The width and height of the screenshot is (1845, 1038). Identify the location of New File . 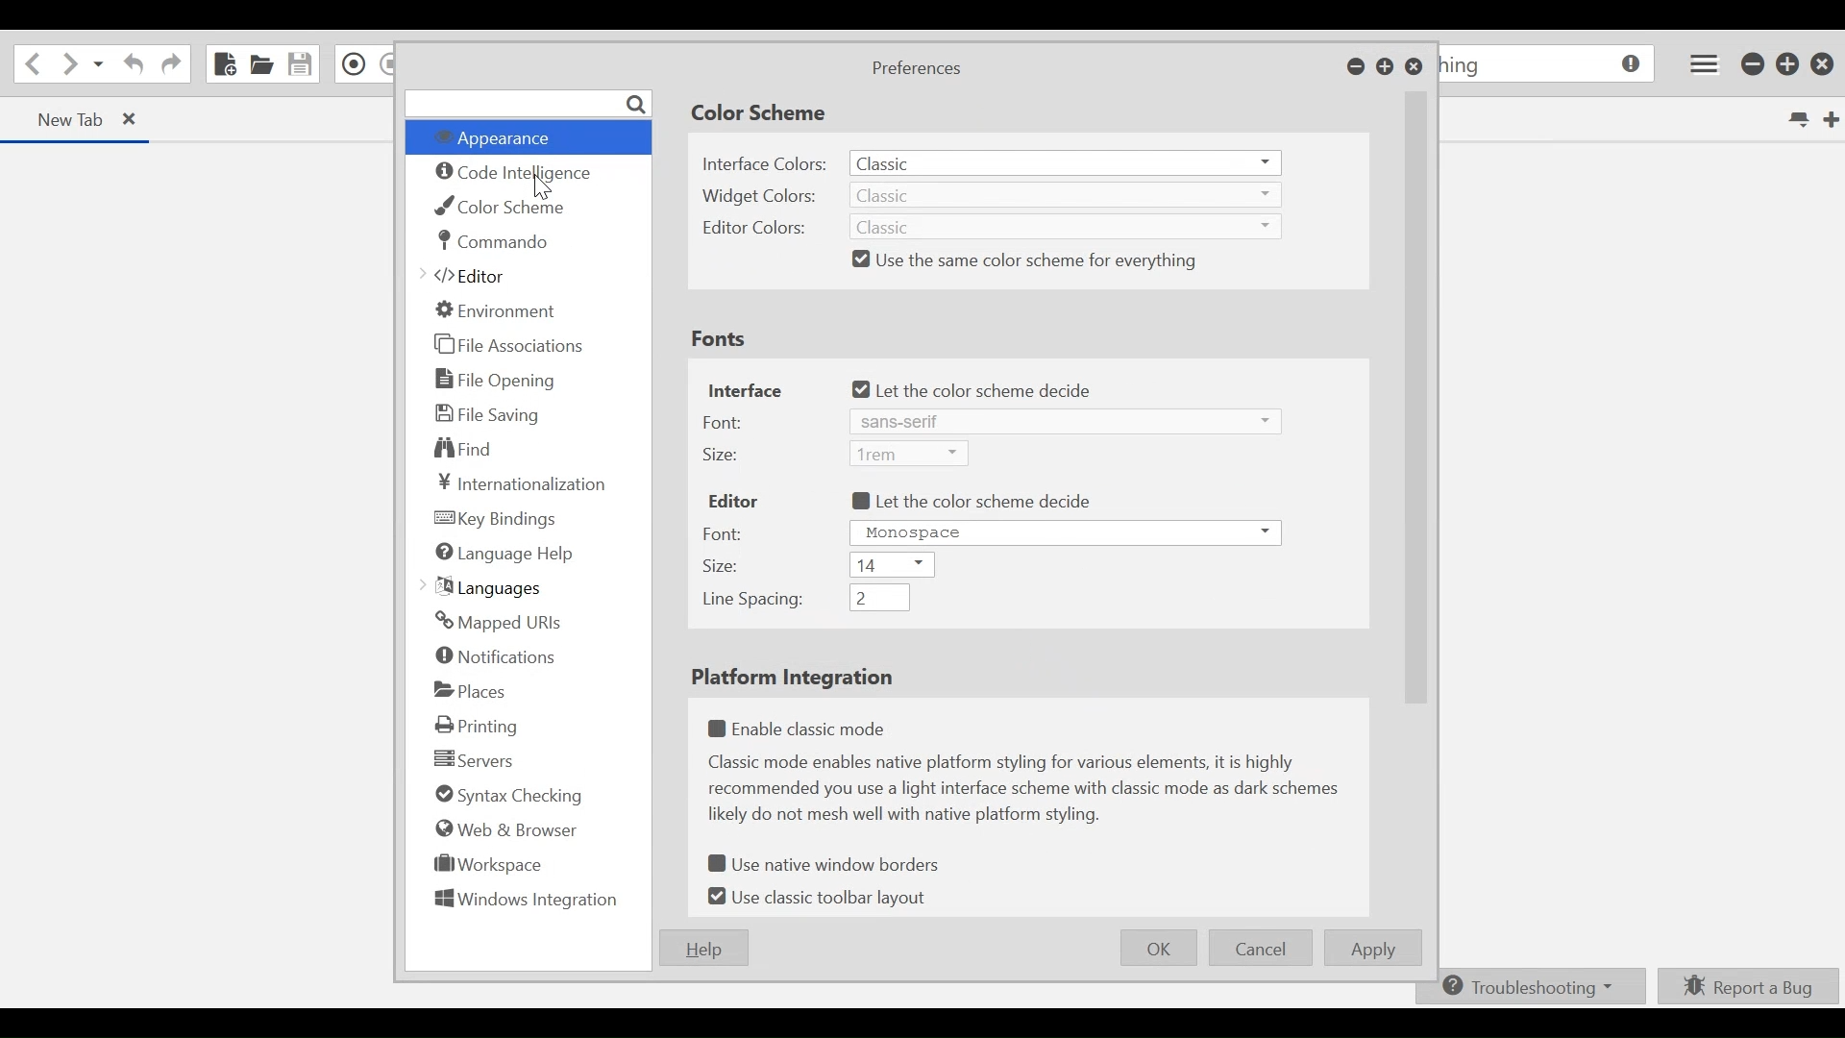
(223, 63).